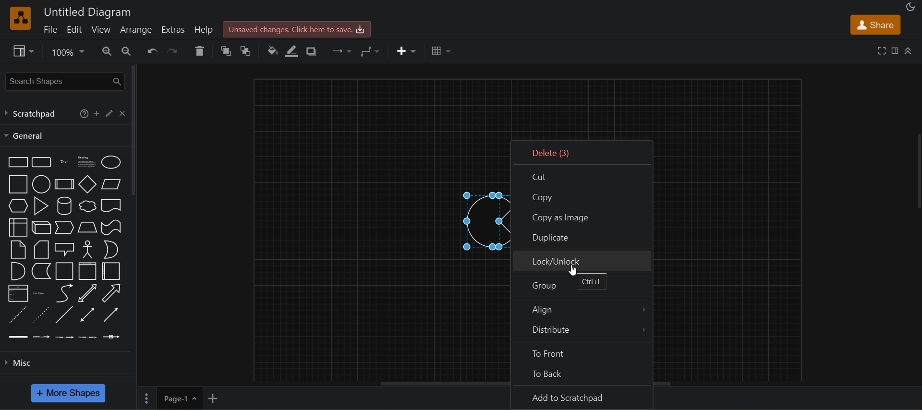 The height and width of the screenshot is (410, 922). I want to click on add, so click(97, 113).